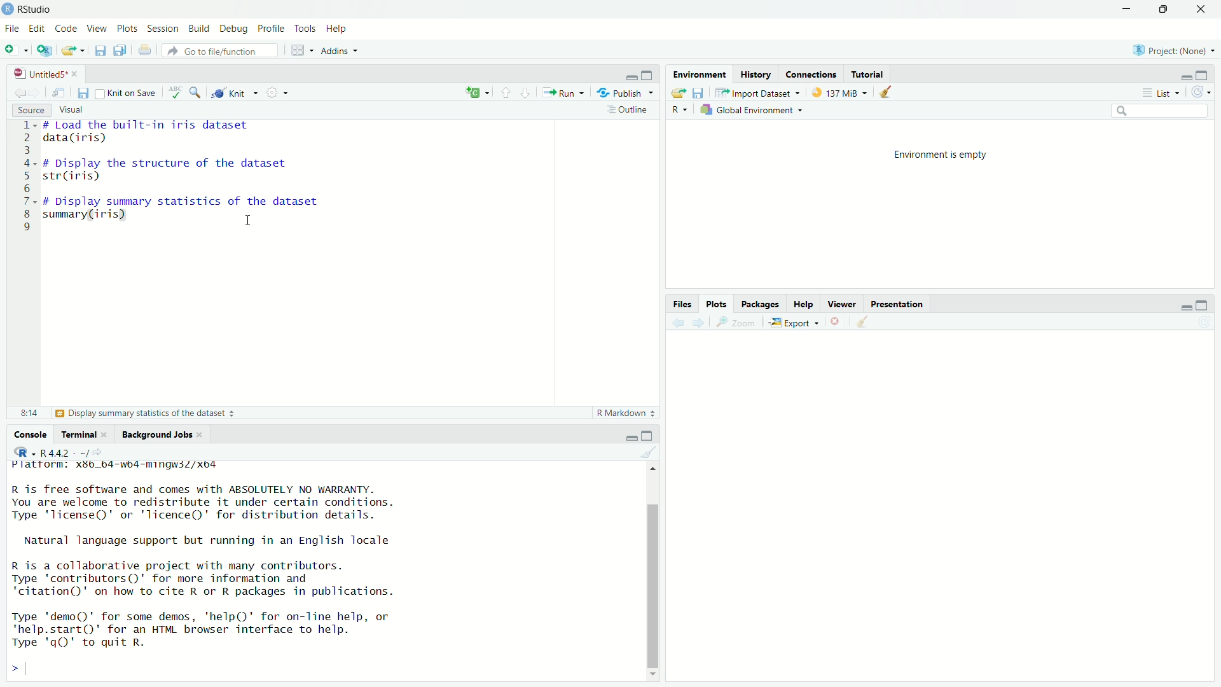 This screenshot has width=1221, height=687. I want to click on Addins, so click(340, 52).